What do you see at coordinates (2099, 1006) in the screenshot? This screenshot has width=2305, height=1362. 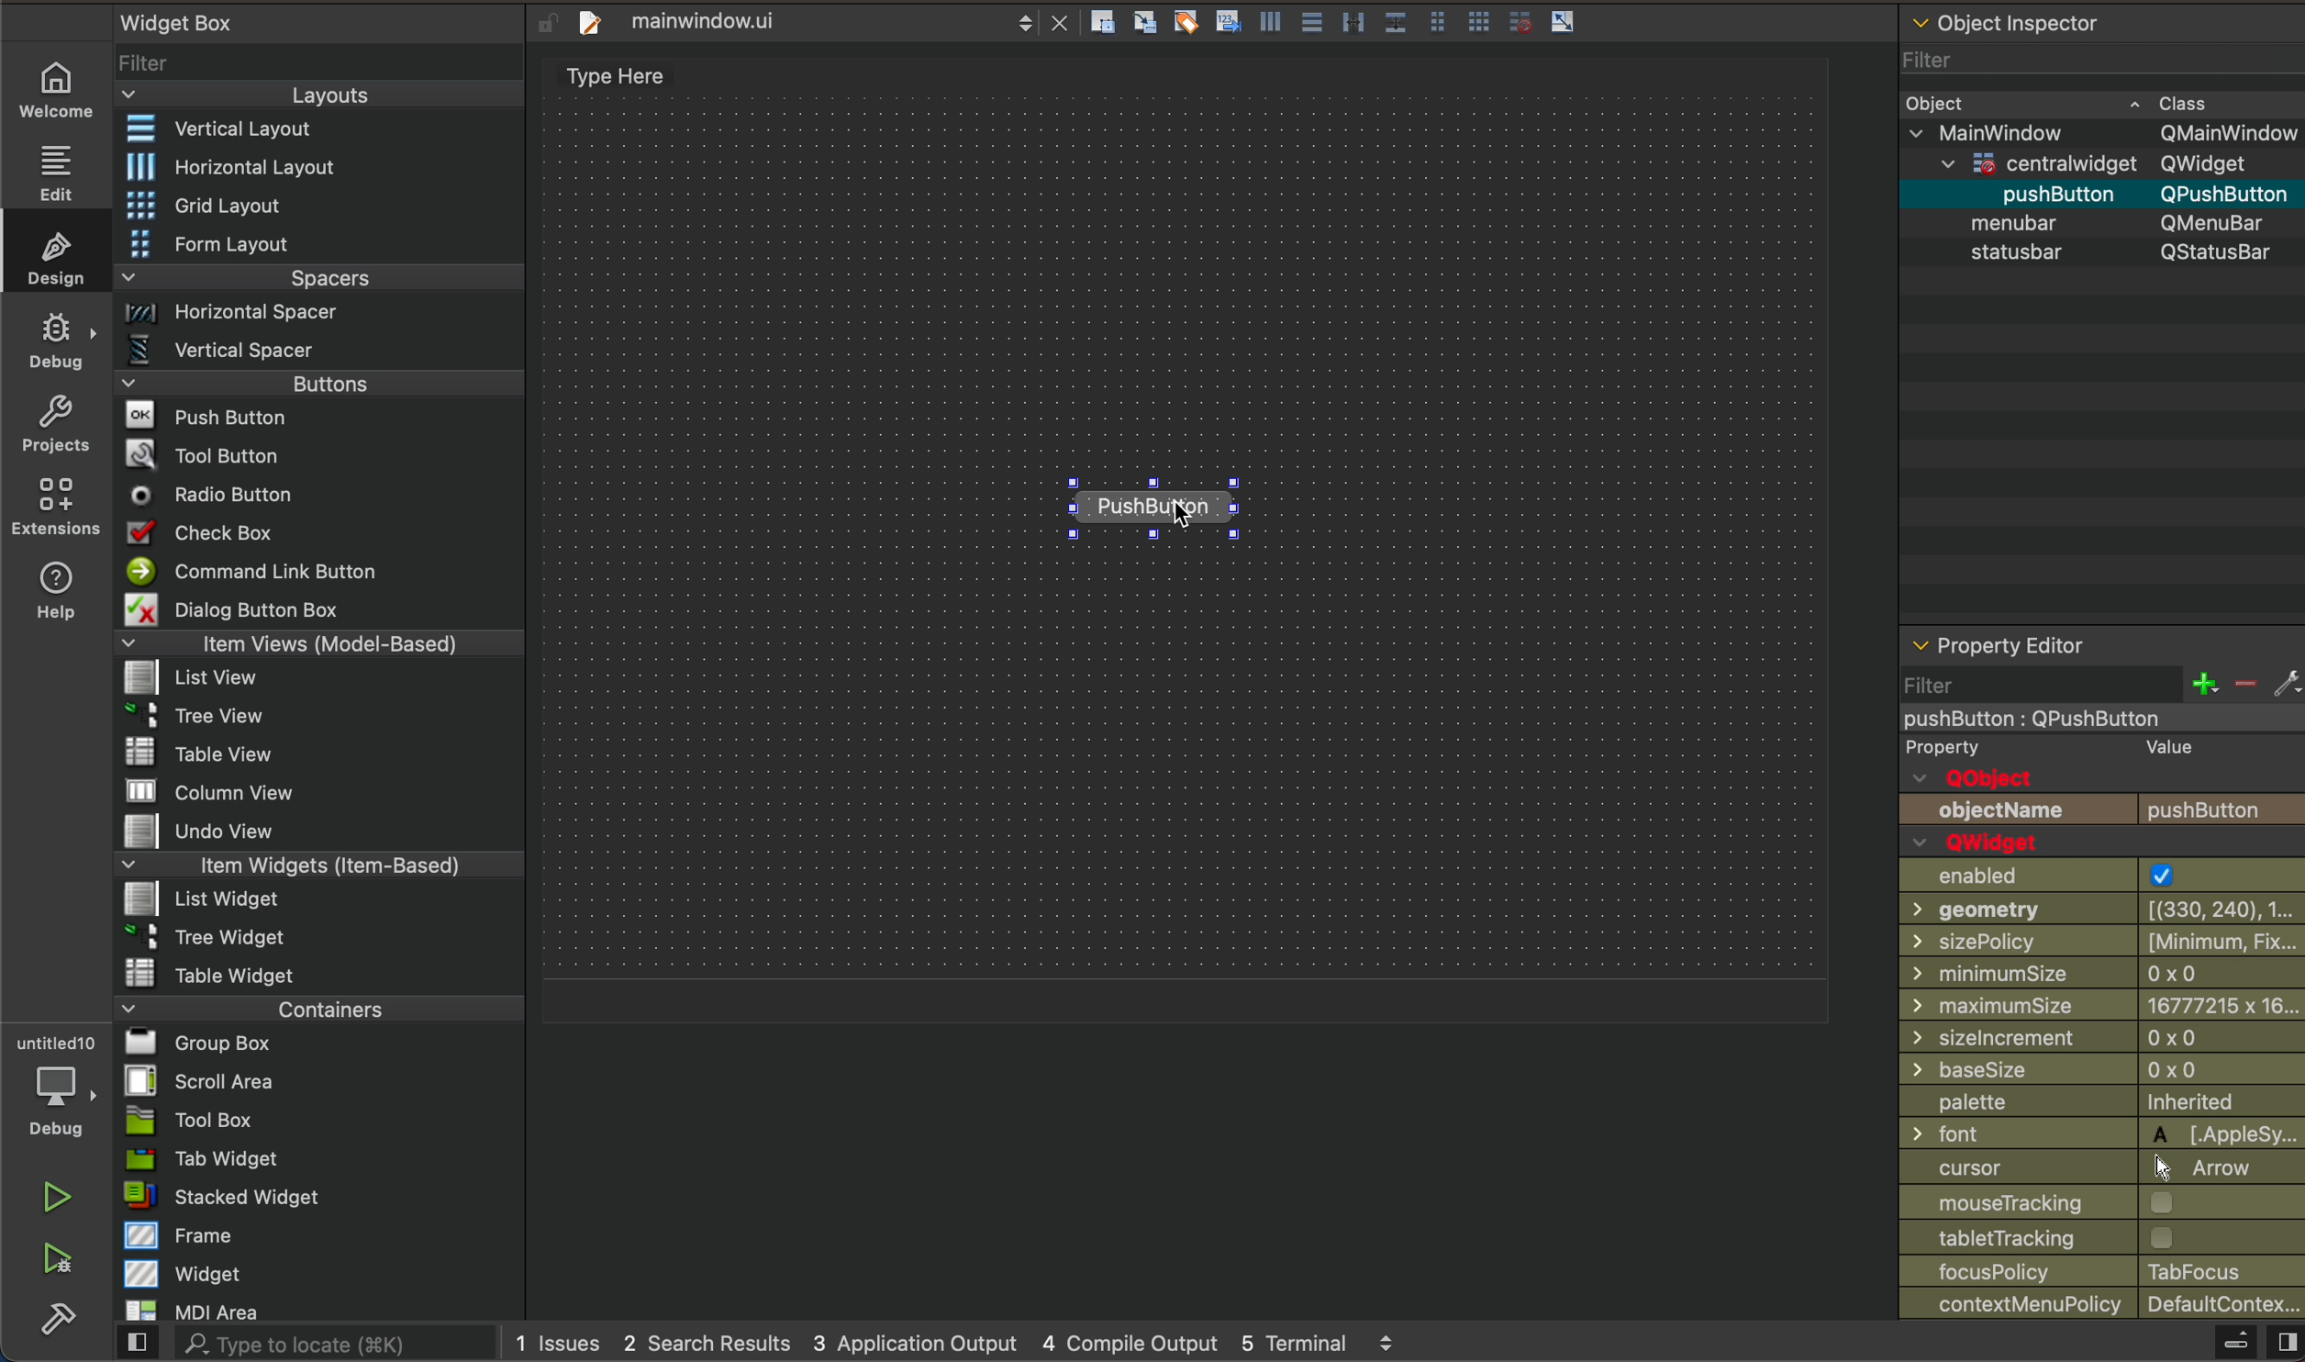 I see `` at bounding box center [2099, 1006].